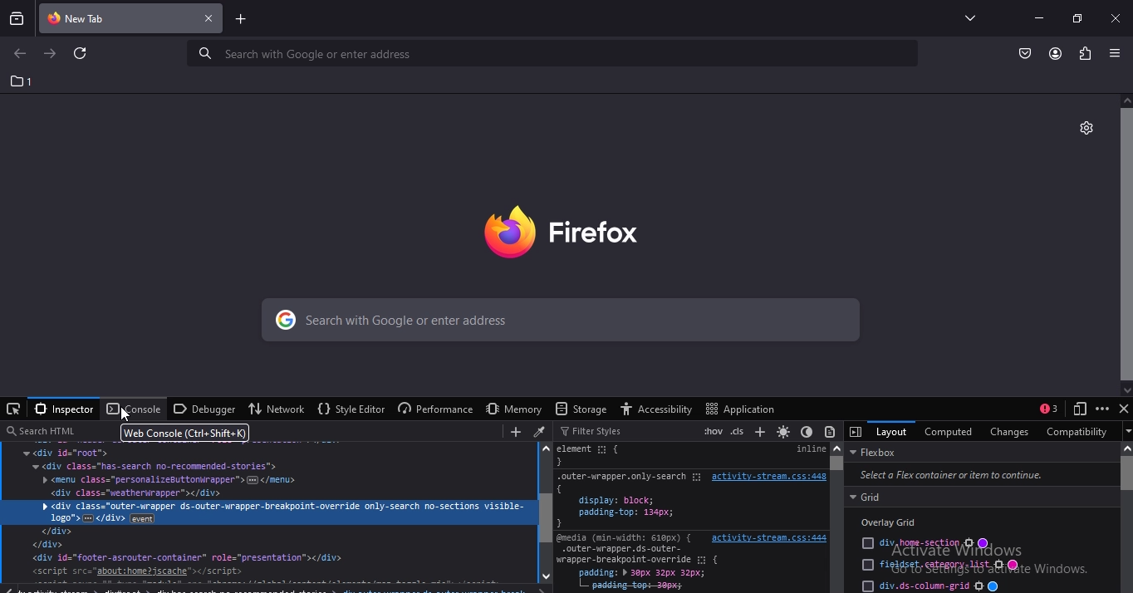 This screenshot has width=1133, height=593. I want to click on current tab, so click(105, 17).